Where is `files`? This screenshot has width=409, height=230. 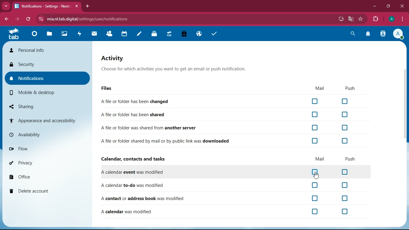 files is located at coordinates (50, 34).